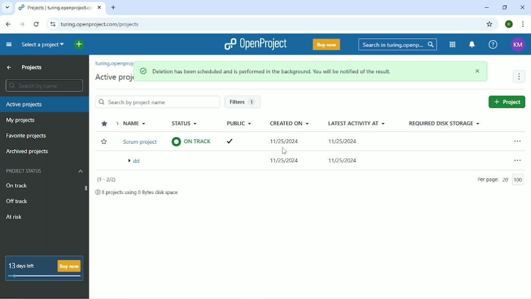 The height and width of the screenshot is (299, 531). Describe the element at coordinates (506, 101) in the screenshot. I see `New project` at that location.